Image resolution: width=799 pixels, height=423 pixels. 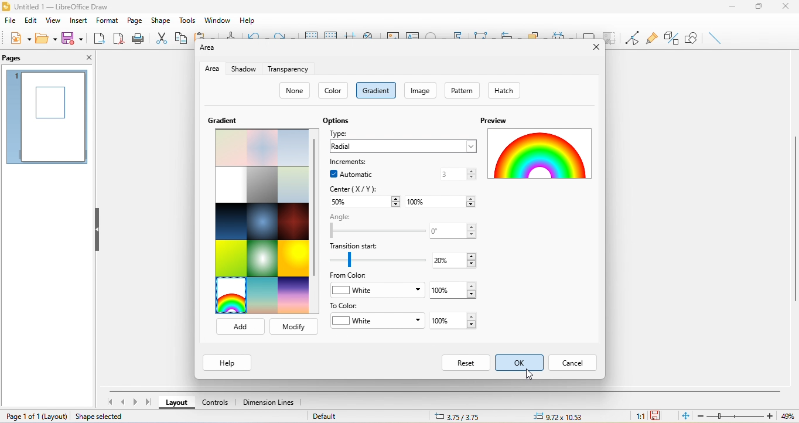 I want to click on 100%, so click(x=453, y=289).